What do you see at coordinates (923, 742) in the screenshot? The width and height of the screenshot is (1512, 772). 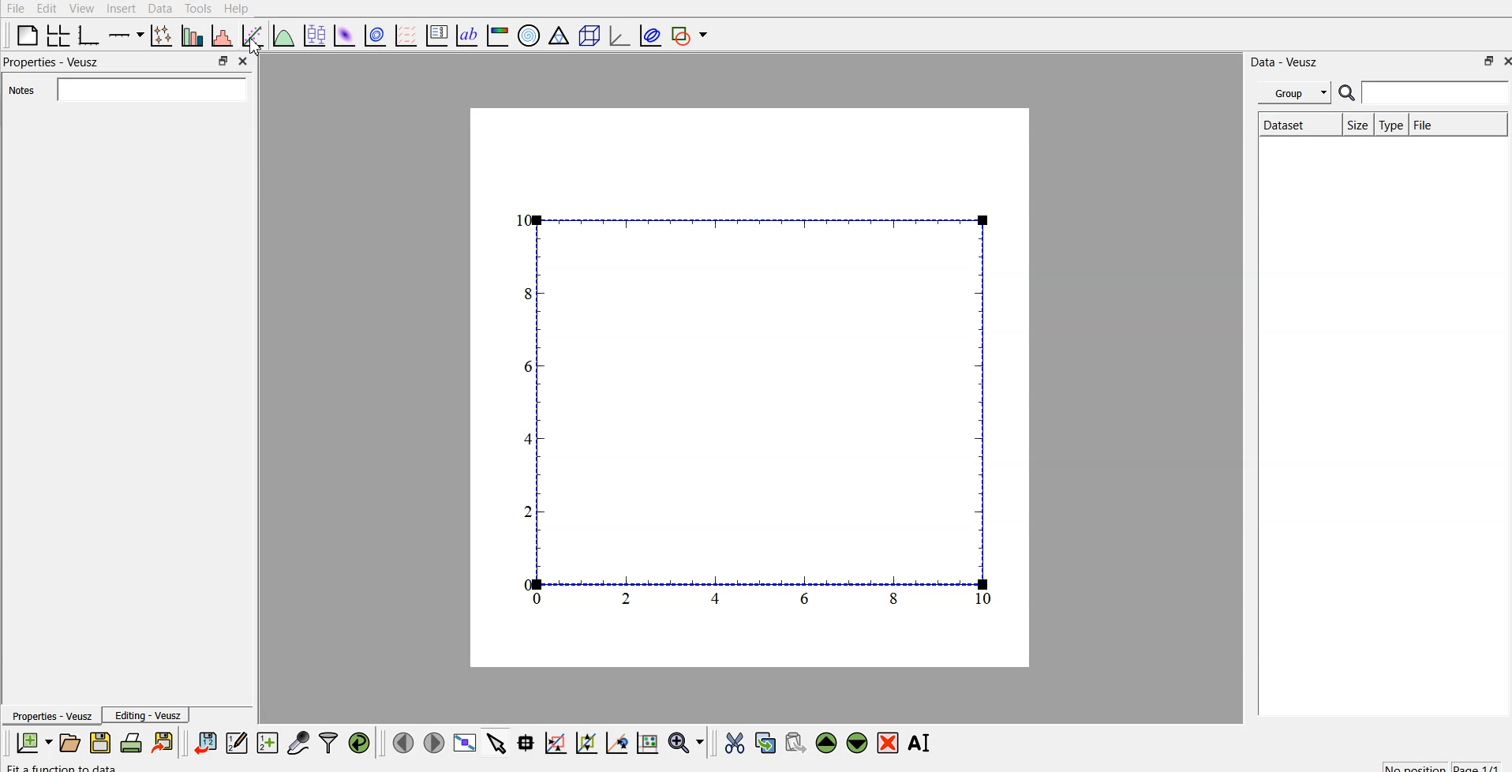 I see `rename the selected widget` at bounding box center [923, 742].